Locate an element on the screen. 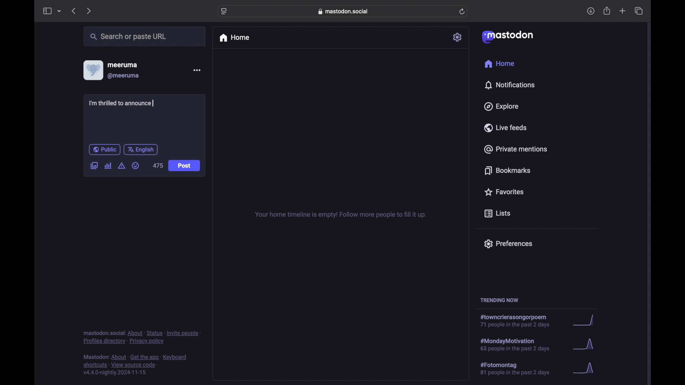  refresh is located at coordinates (462, 11).